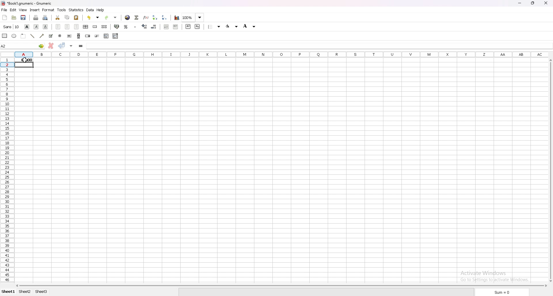 Image resolution: width=553 pixels, height=296 pixels. Describe the element at coordinates (101, 10) in the screenshot. I see `help` at that location.